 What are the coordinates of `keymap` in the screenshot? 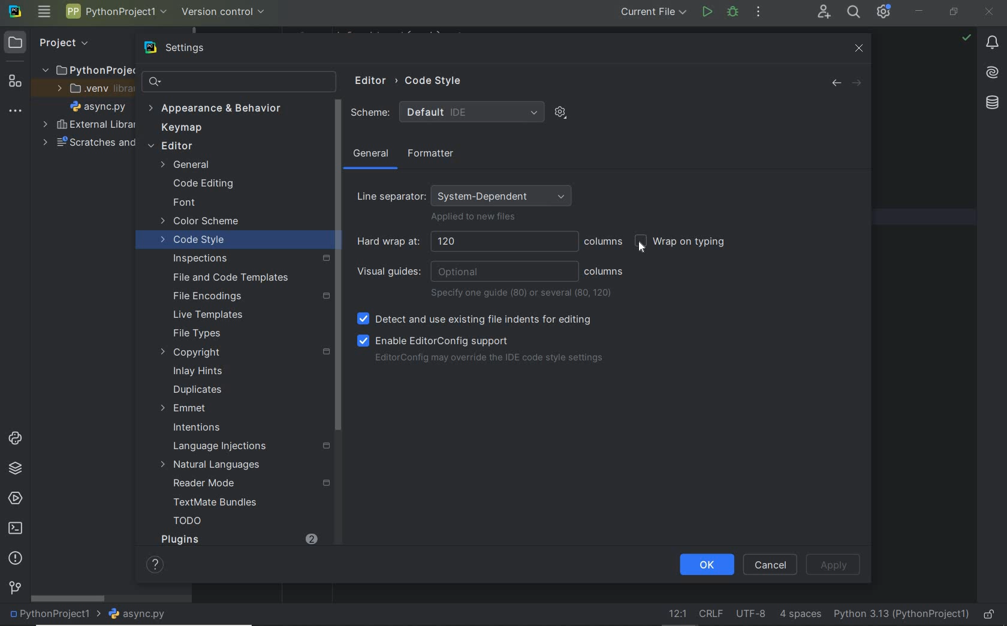 It's located at (183, 129).